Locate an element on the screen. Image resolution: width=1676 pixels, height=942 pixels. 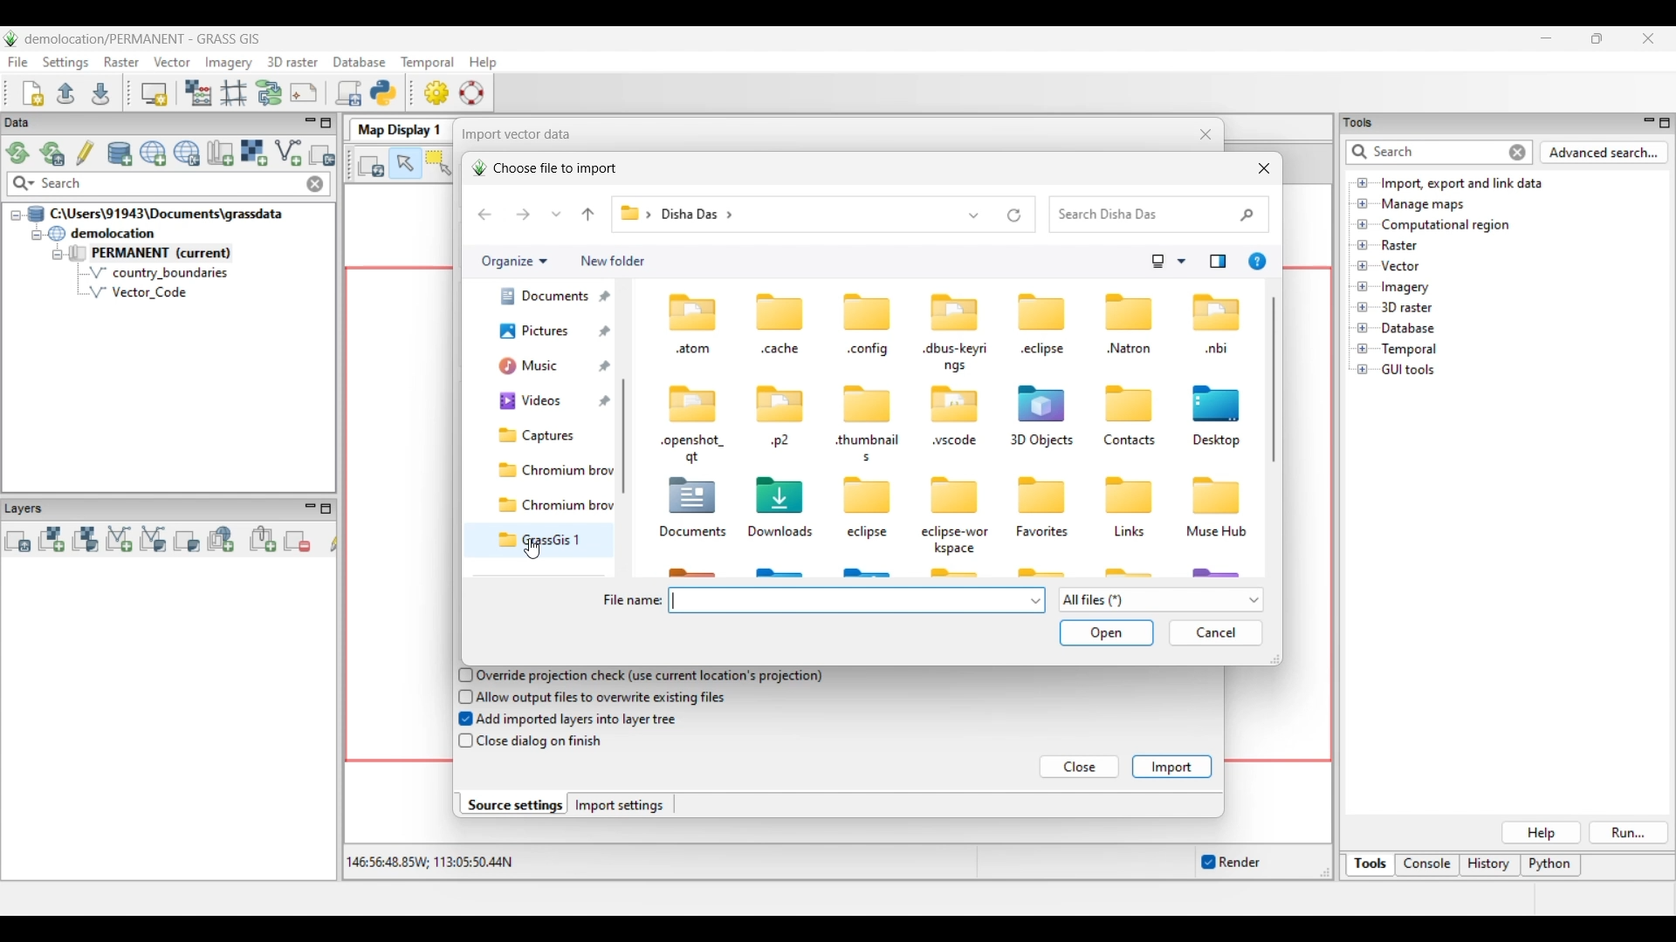
Create new project (location) to current GRASS database is located at coordinates (154, 154).